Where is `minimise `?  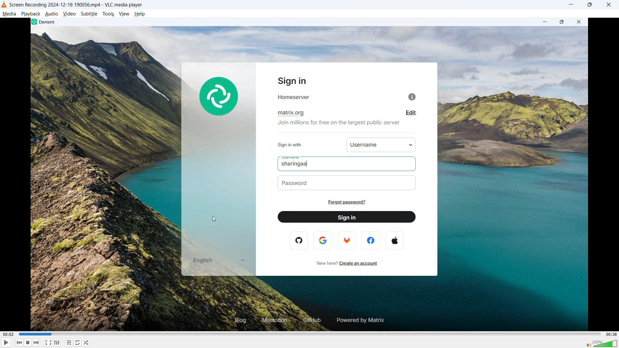
minimise  is located at coordinates (571, 5).